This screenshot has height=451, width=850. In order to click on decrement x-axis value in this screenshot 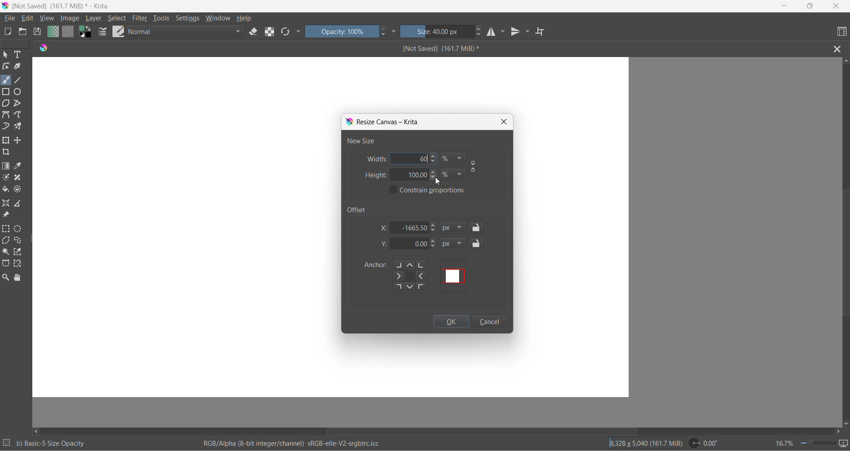, I will do `click(433, 231)`.